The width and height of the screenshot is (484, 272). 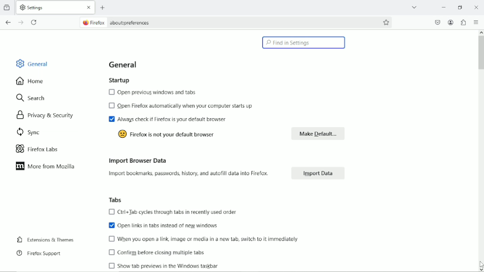 I want to click on General, so click(x=33, y=63).